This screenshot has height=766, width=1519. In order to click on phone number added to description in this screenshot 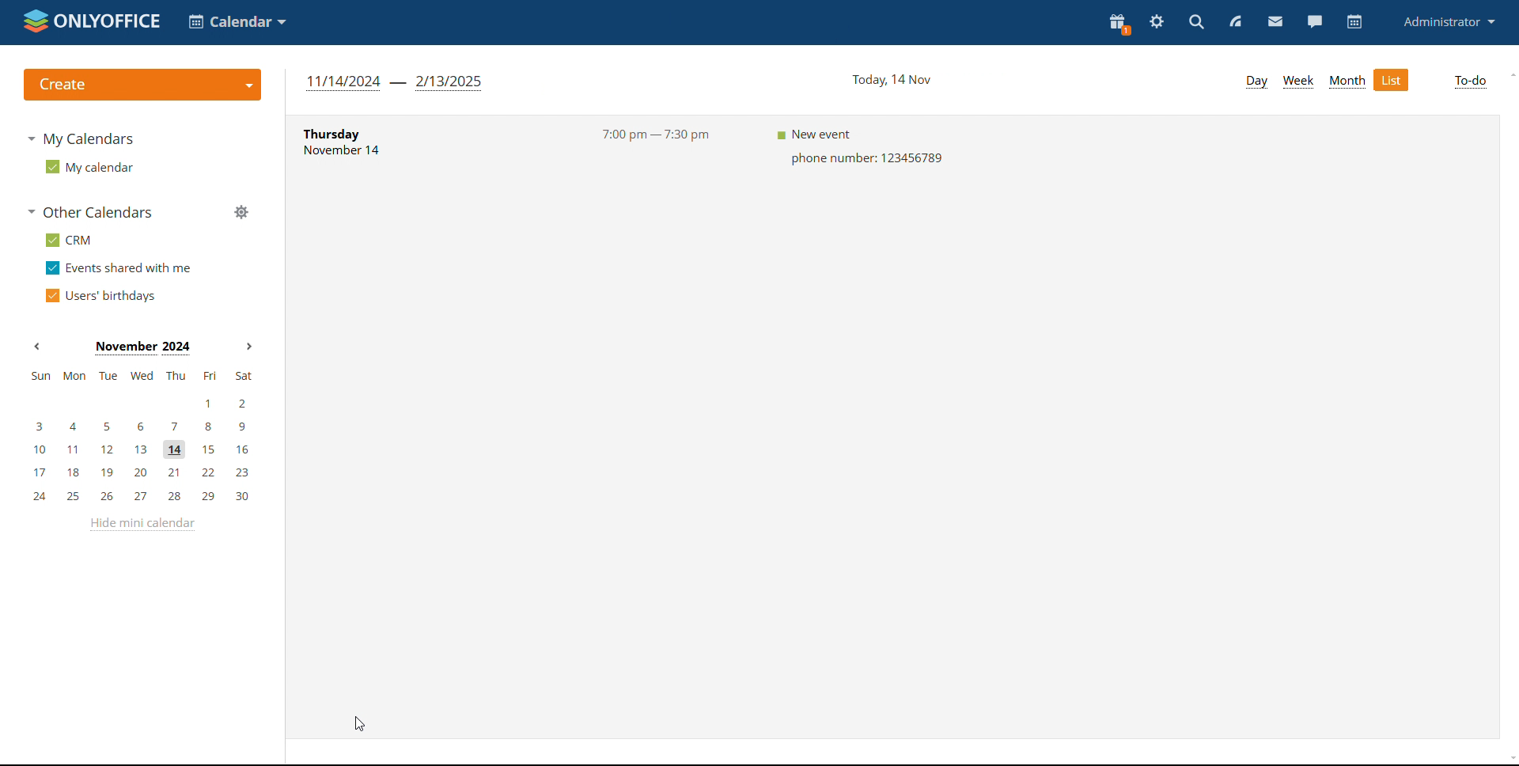, I will do `click(861, 149)`.